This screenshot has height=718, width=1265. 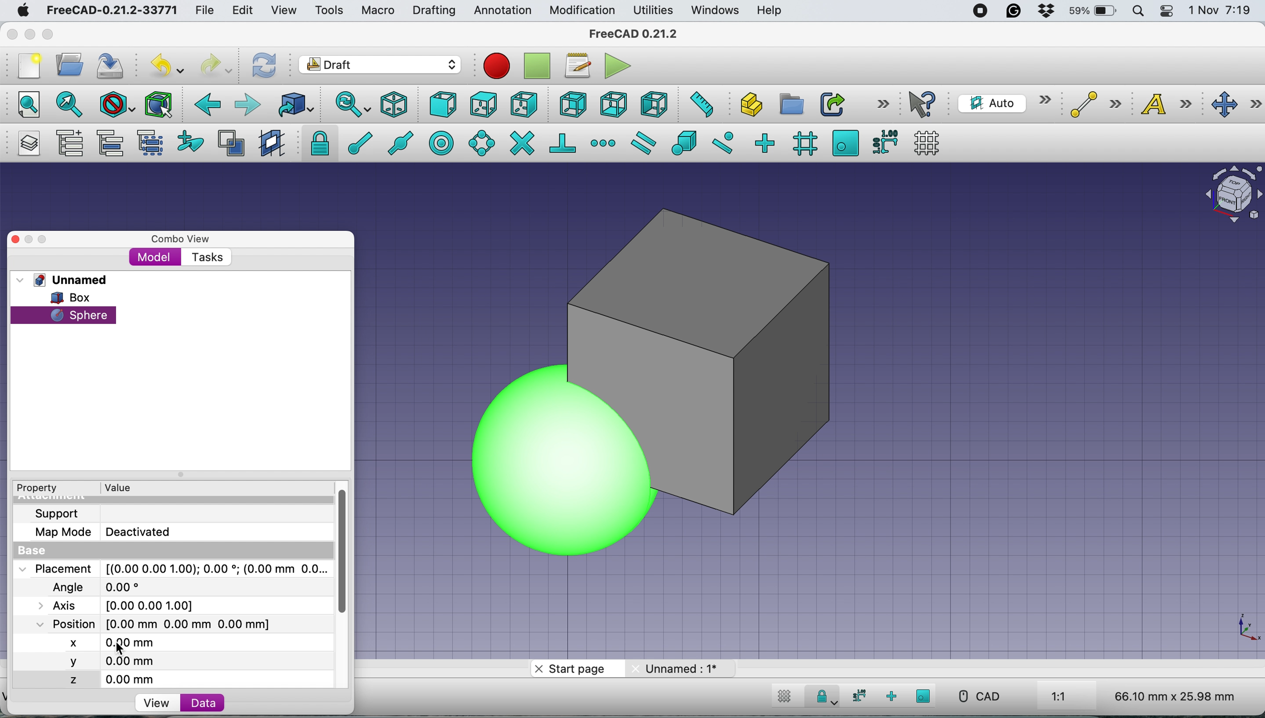 What do you see at coordinates (101, 588) in the screenshot?
I see `angle` at bounding box center [101, 588].